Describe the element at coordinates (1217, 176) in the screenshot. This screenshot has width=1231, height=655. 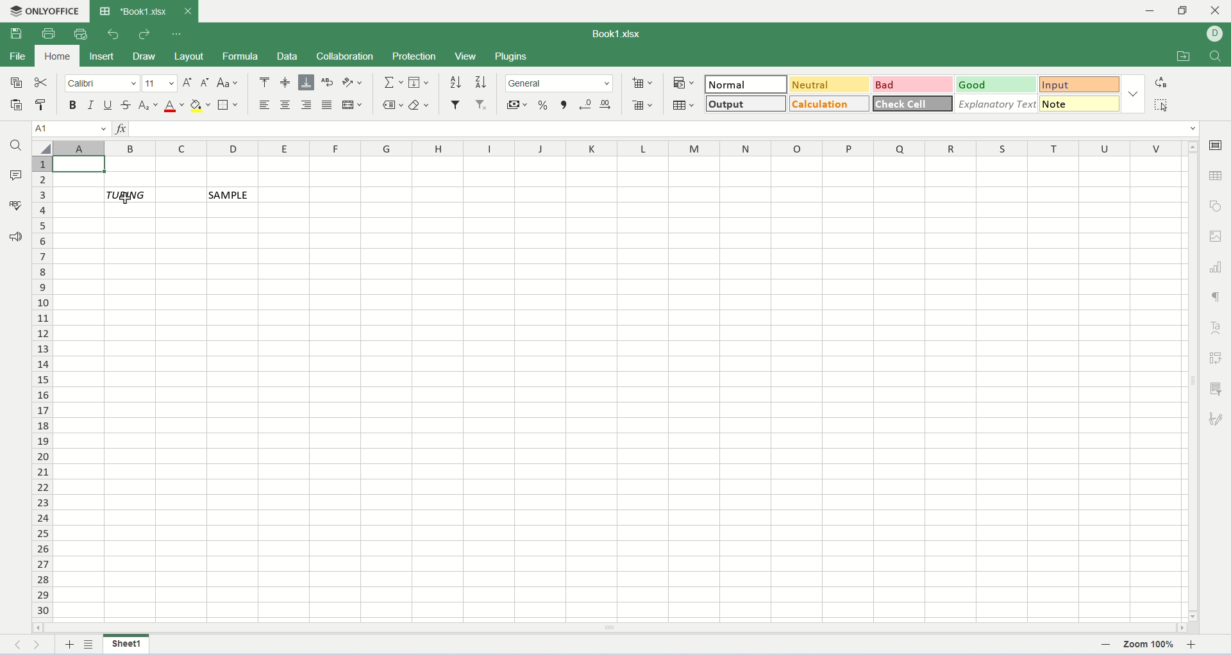
I see `table settings` at that location.